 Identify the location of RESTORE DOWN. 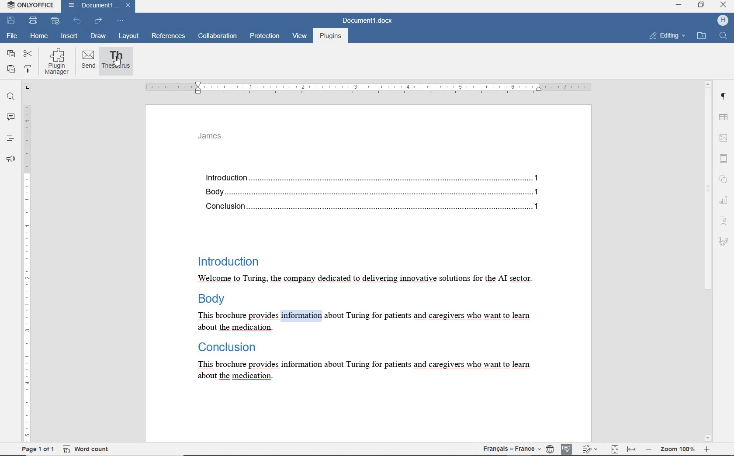
(702, 5).